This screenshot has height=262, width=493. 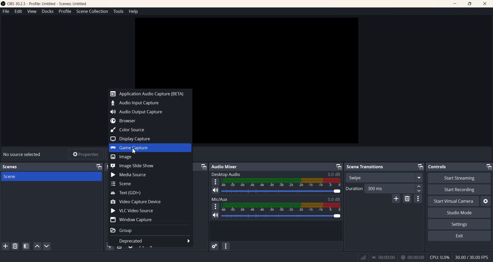 What do you see at coordinates (149, 184) in the screenshot?
I see `Scene` at bounding box center [149, 184].